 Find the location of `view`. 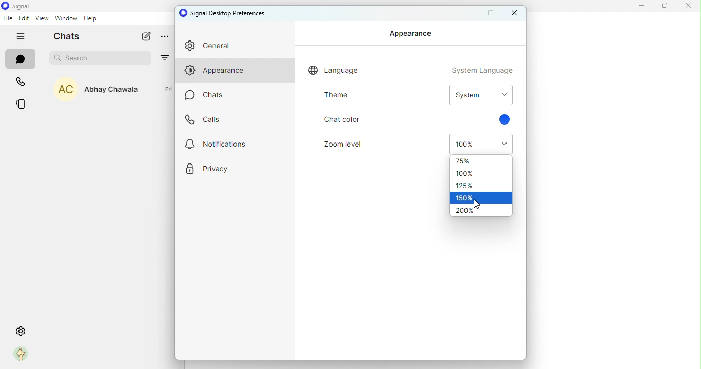

view is located at coordinates (42, 19).